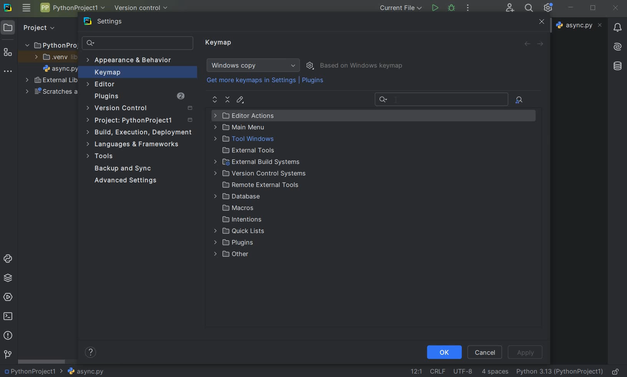 Image resolution: width=627 pixels, height=377 pixels. I want to click on problems, so click(7, 335).